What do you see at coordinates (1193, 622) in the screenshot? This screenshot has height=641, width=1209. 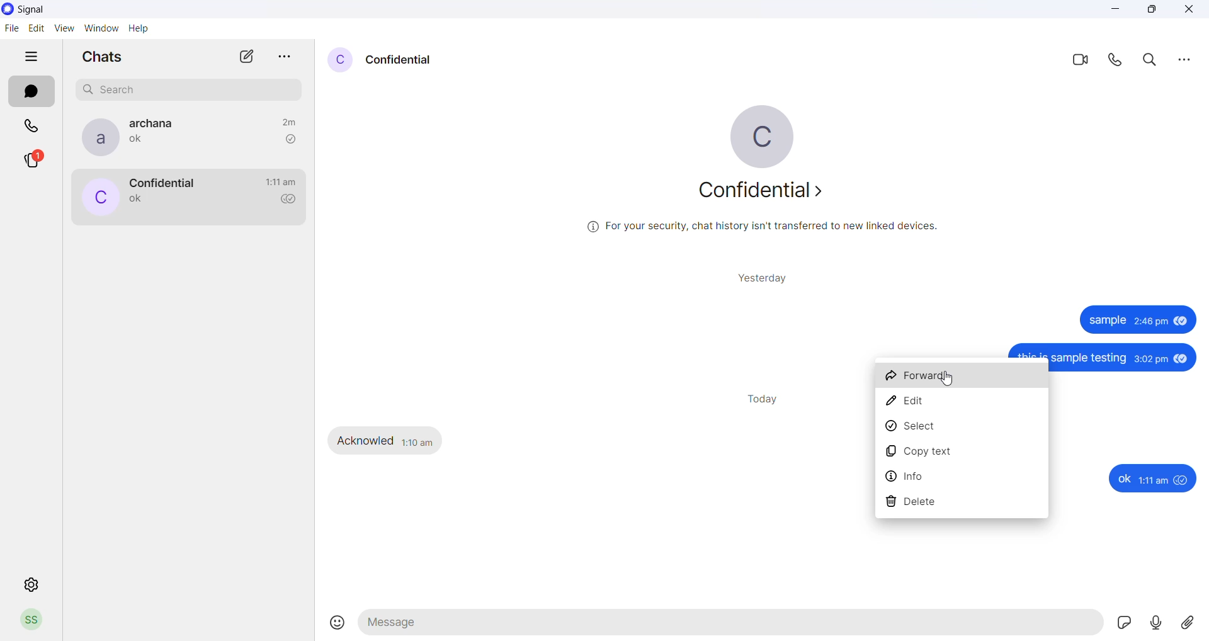 I see `share attachment` at bounding box center [1193, 622].